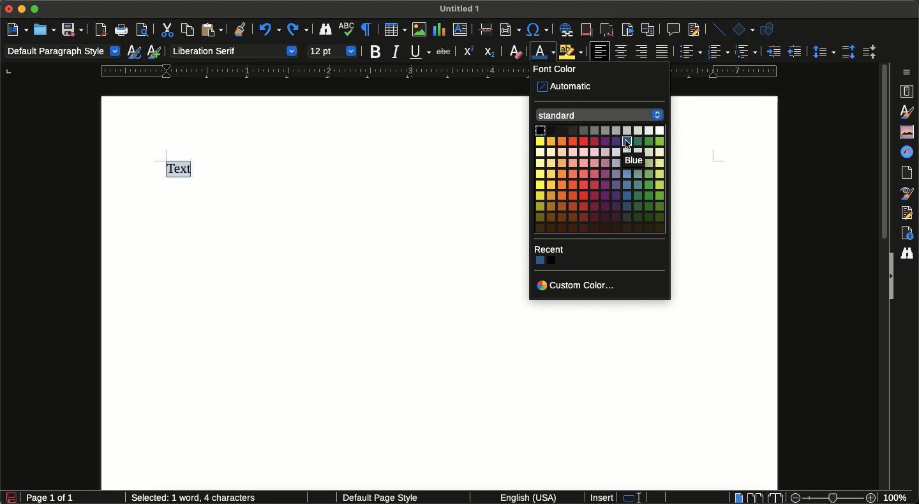  Describe the element at coordinates (509, 29) in the screenshot. I see `Insert field` at that location.